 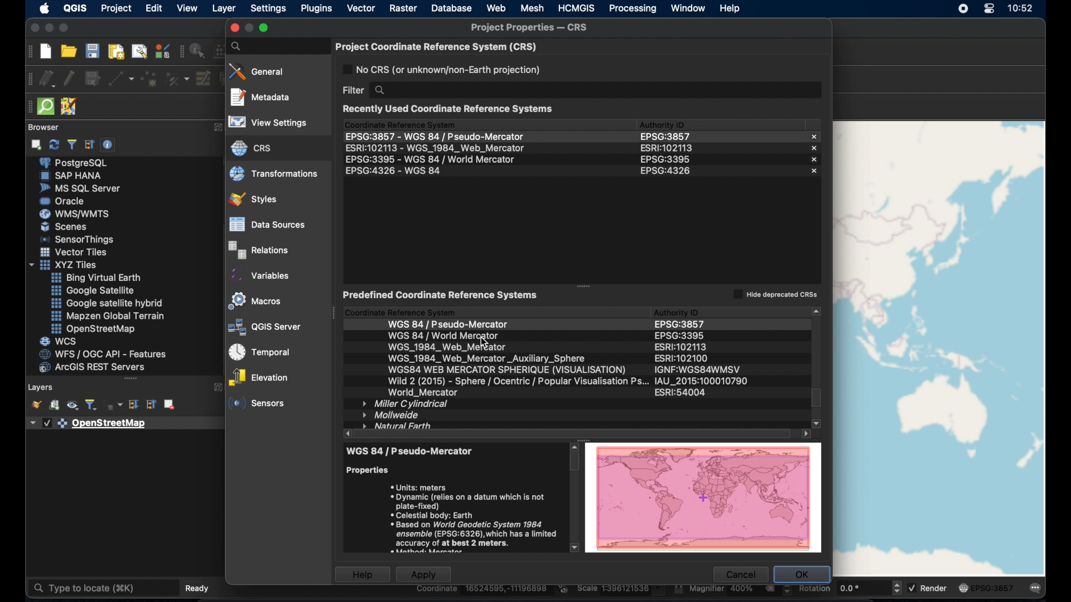 What do you see at coordinates (45, 52) in the screenshot?
I see `new project` at bounding box center [45, 52].